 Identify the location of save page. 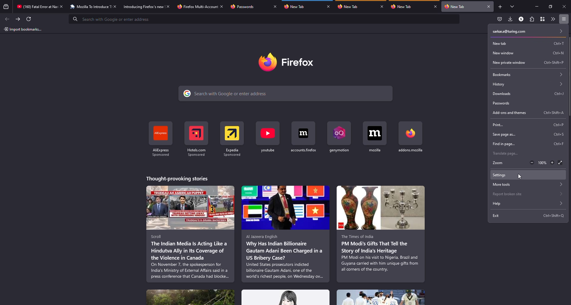
(528, 135).